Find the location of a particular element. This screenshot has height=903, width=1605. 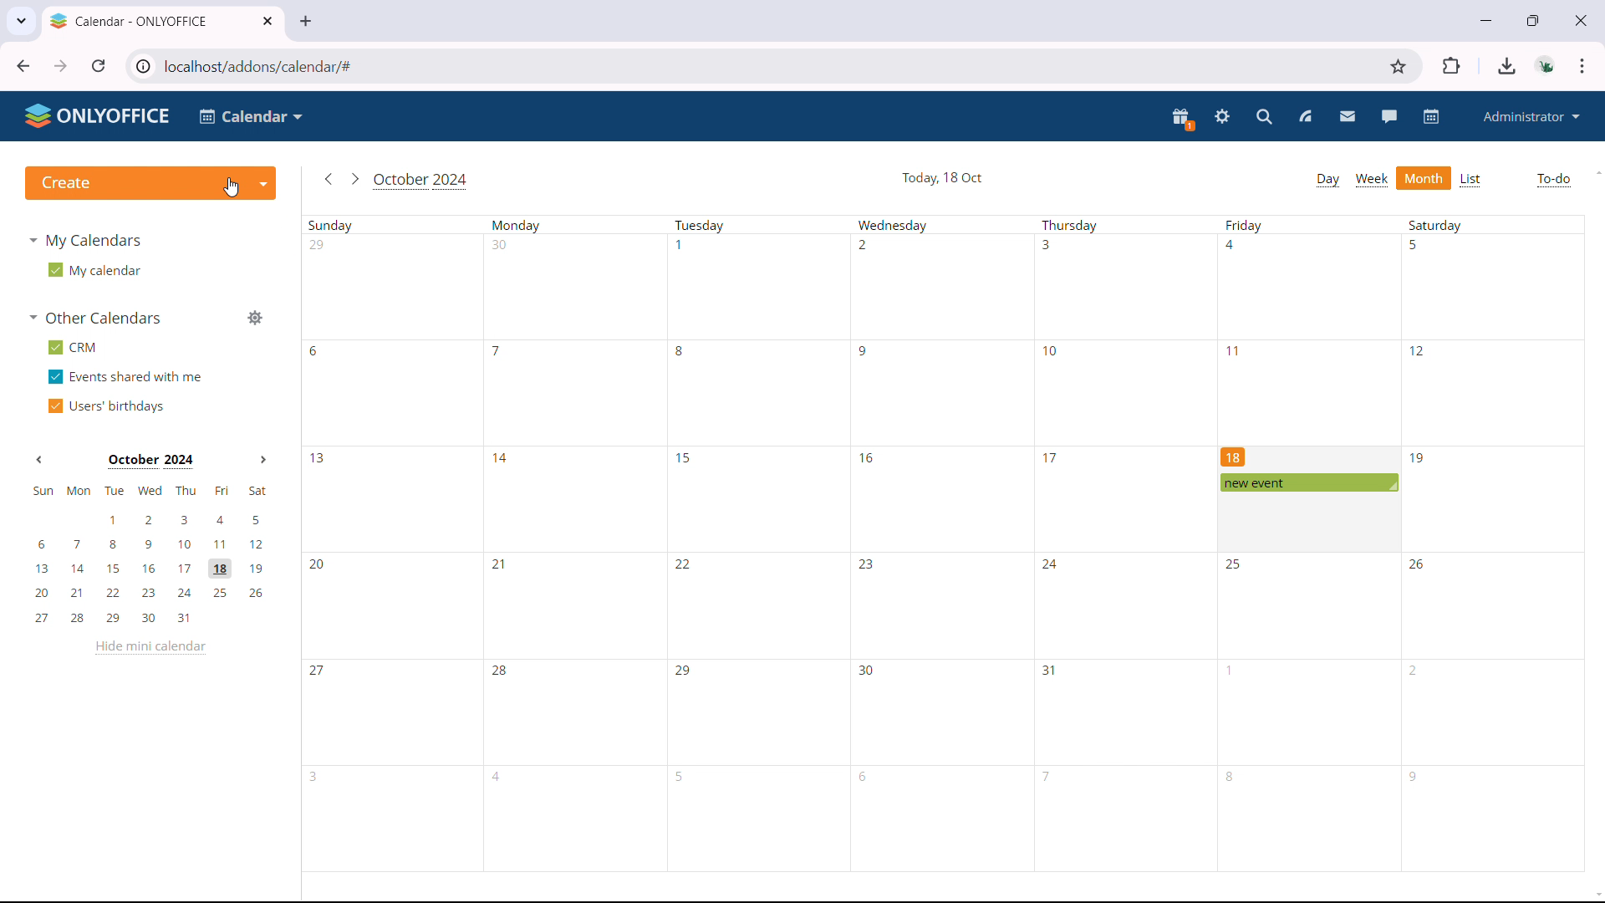

6 is located at coordinates (315, 351).